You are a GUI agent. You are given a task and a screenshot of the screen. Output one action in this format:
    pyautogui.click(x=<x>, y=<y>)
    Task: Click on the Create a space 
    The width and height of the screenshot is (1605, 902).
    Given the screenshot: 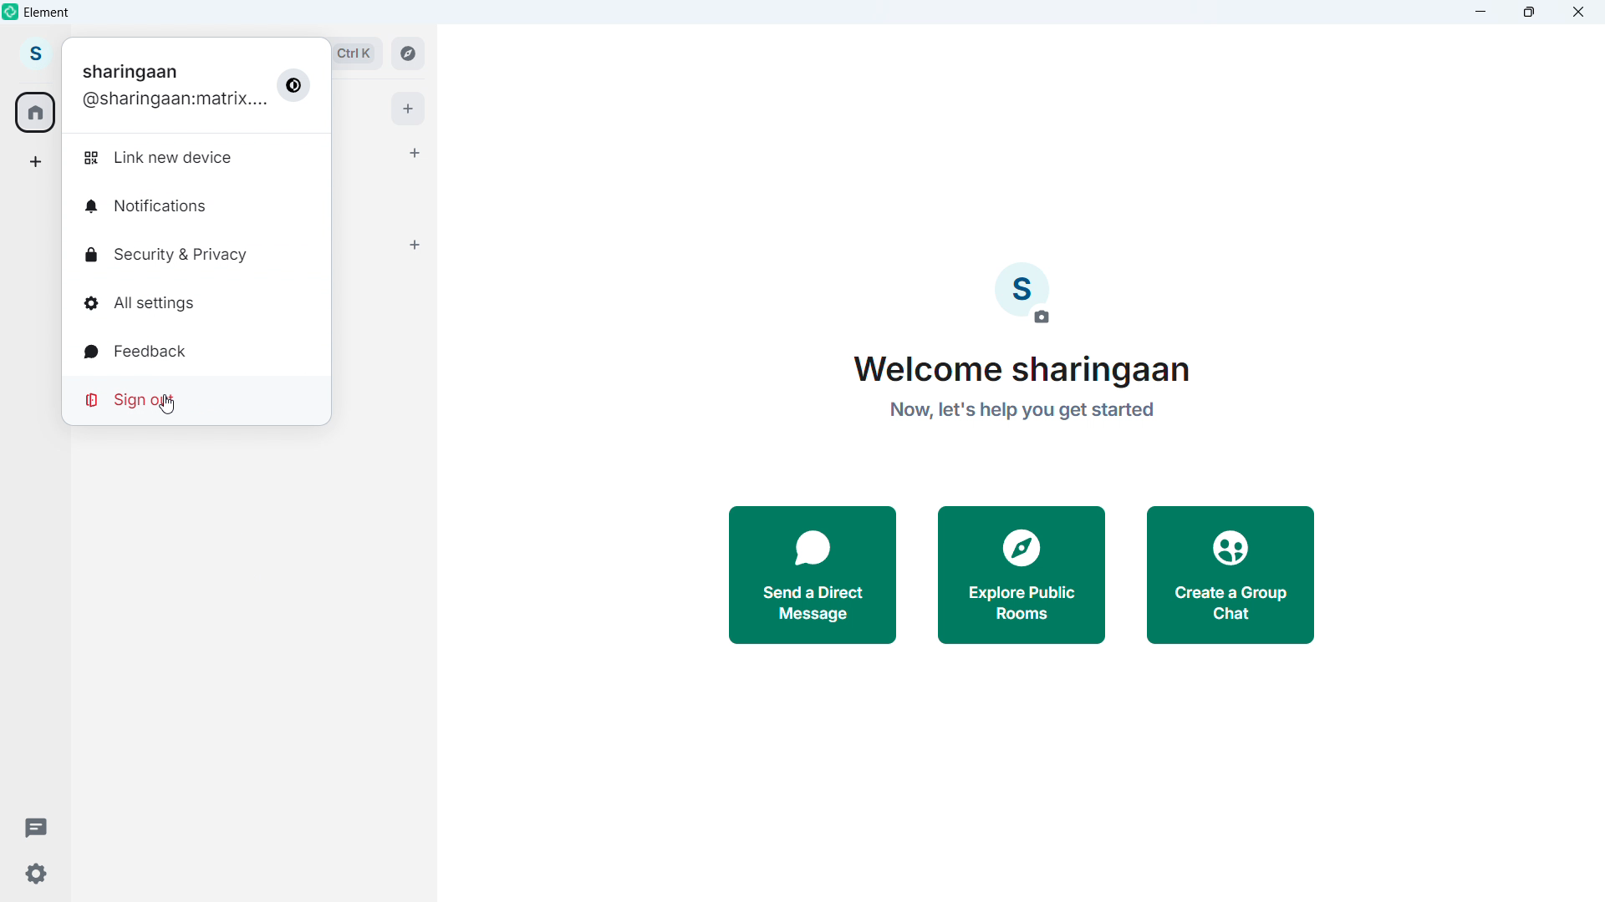 What is the action you would take?
    pyautogui.click(x=36, y=162)
    